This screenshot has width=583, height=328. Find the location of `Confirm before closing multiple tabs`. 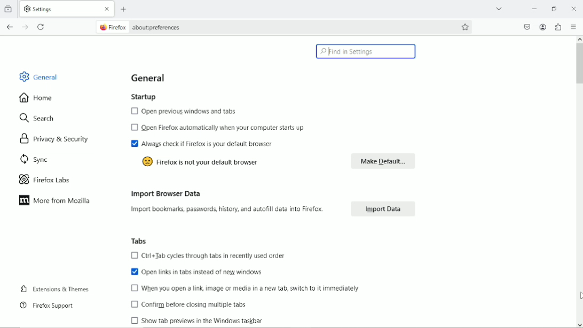

Confirm before closing multiple tabs is located at coordinates (188, 306).